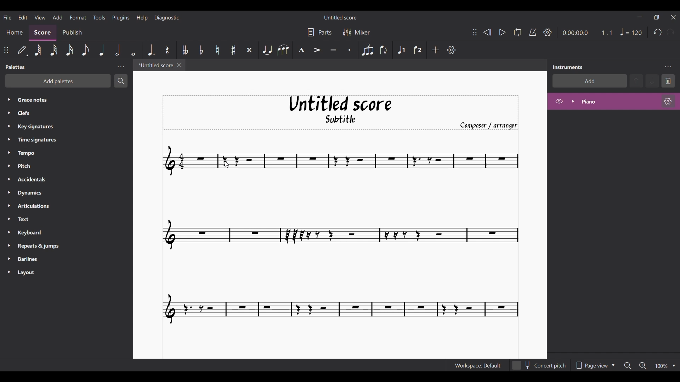 The image size is (680, 382). I want to click on Undo, so click(657, 33).